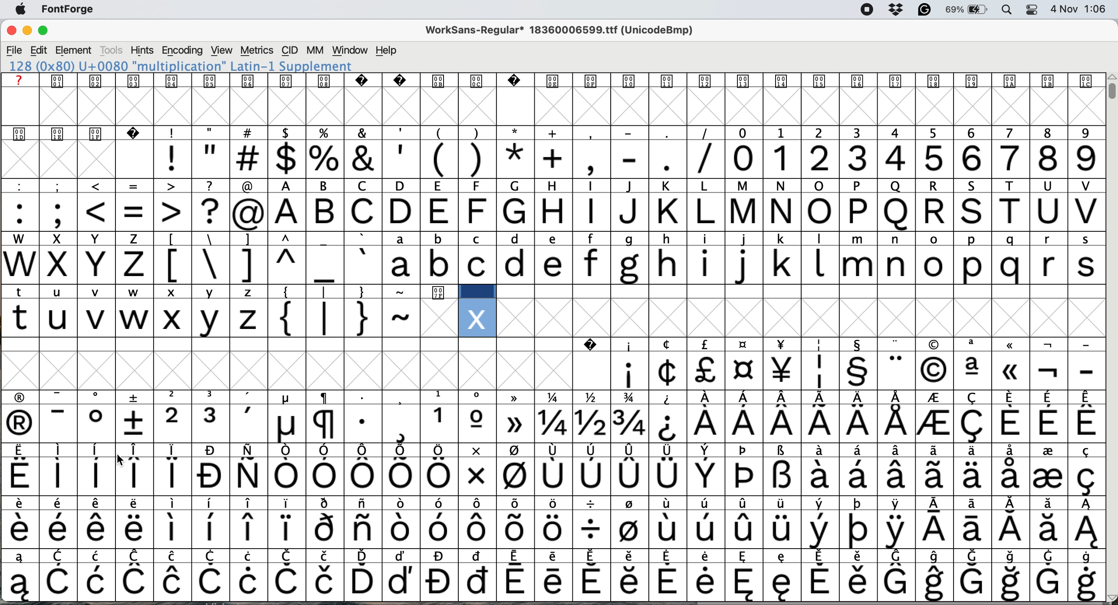  Describe the element at coordinates (258, 50) in the screenshot. I see `metrics` at that location.